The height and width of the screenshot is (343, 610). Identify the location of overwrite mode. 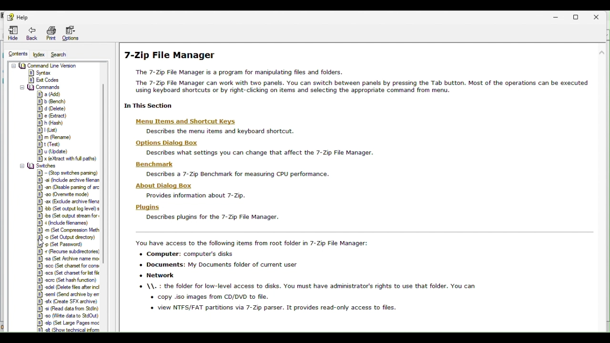
(64, 195).